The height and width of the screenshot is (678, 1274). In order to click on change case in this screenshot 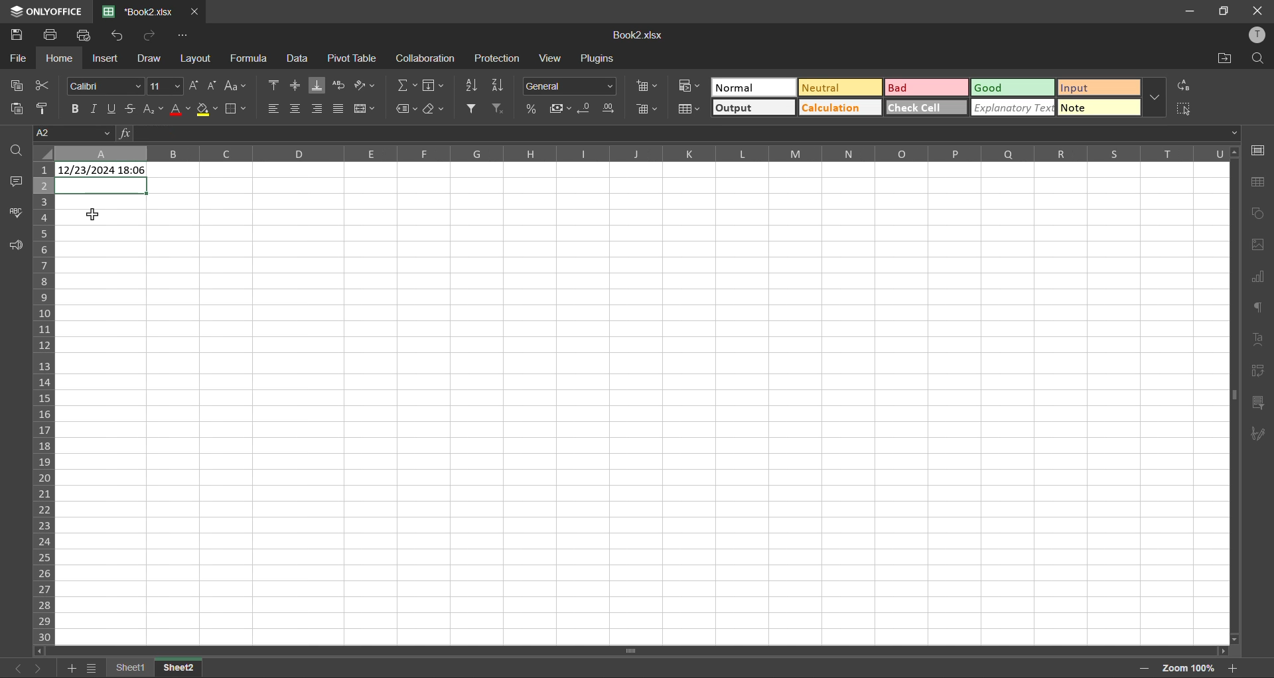, I will do `click(234, 86)`.